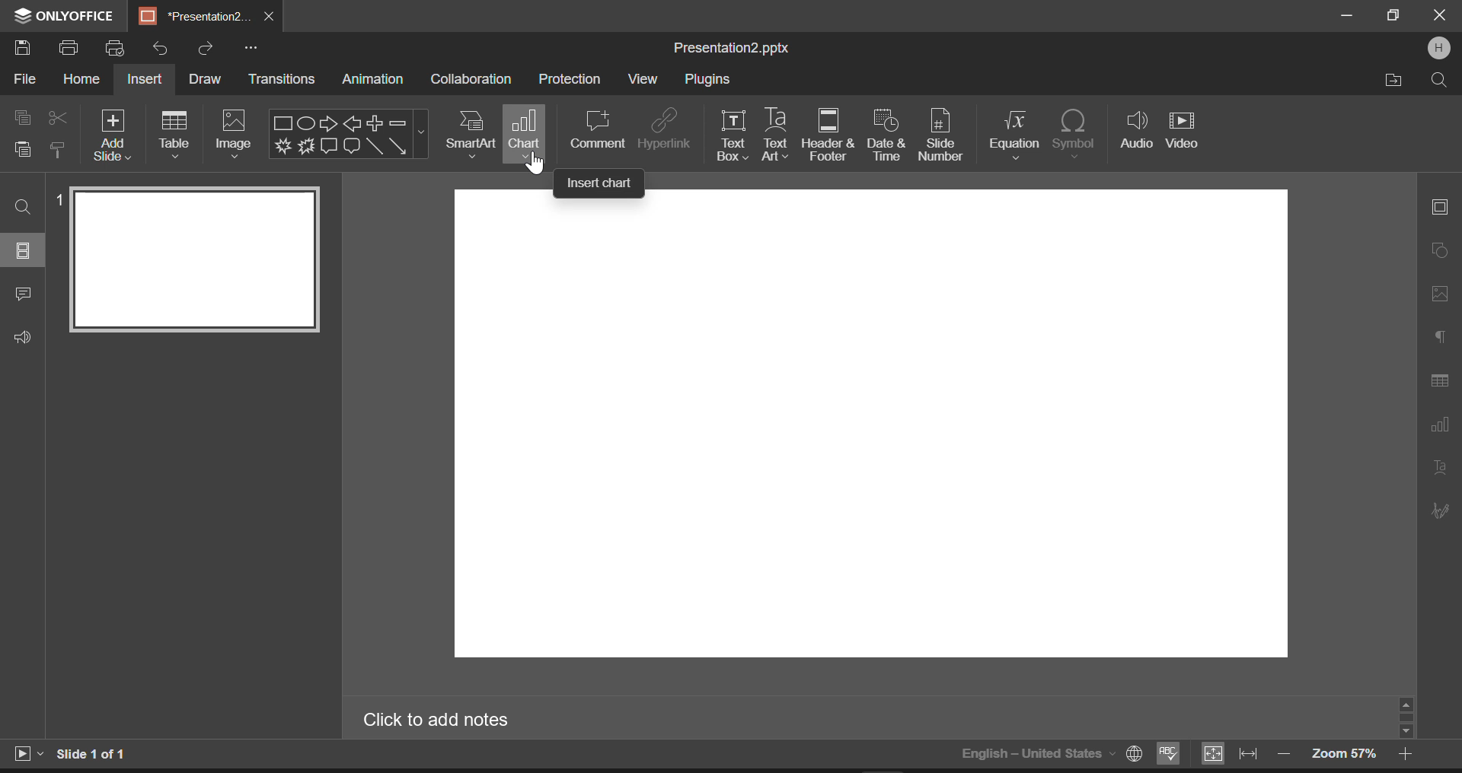 Image resolution: width=1462 pixels, height=773 pixels. I want to click on Redo, so click(206, 46).